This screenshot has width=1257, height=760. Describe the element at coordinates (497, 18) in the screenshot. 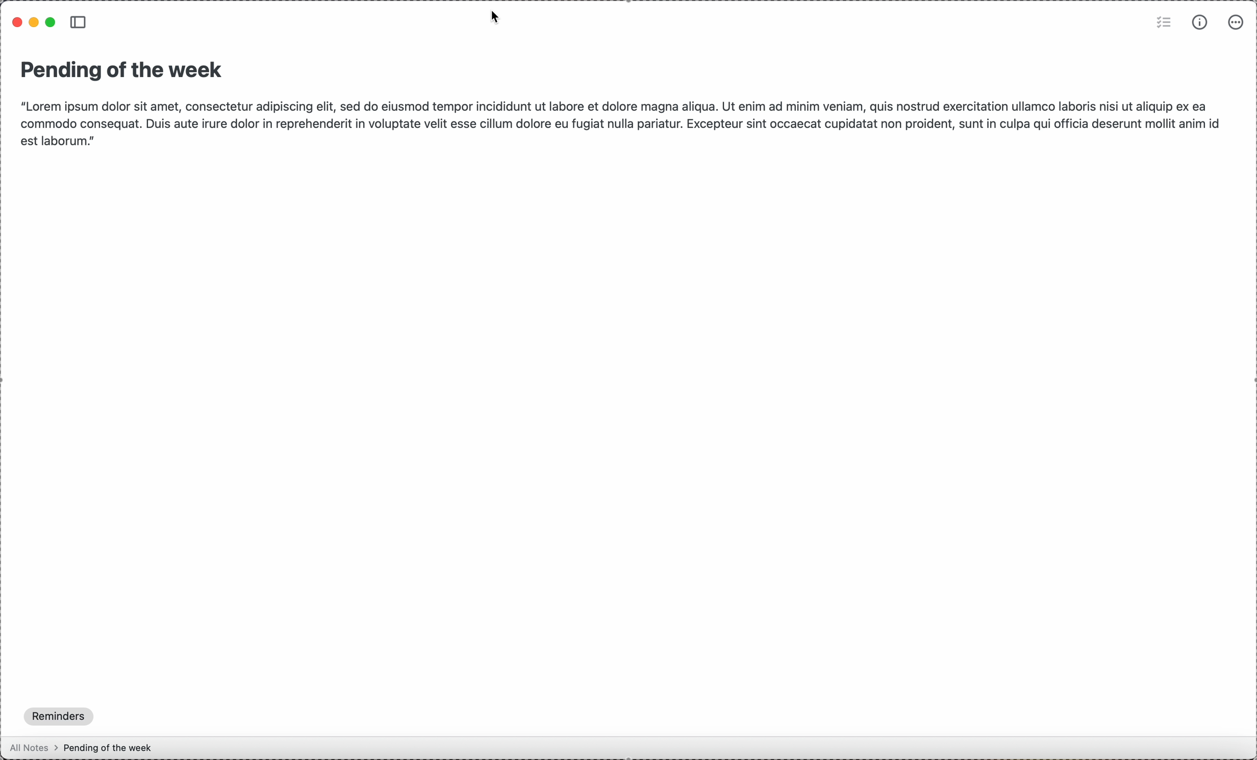

I see `cursor` at that location.